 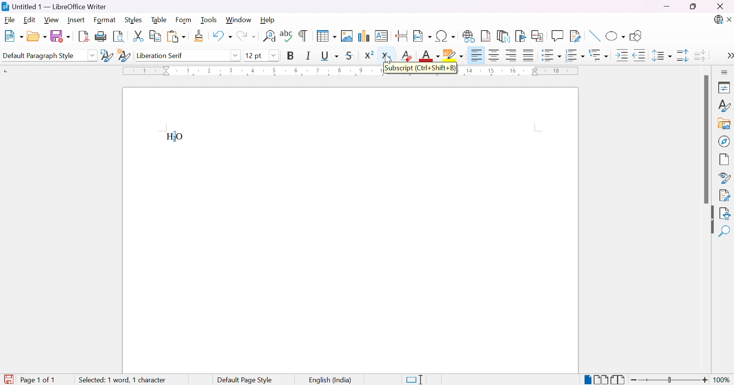 What do you see at coordinates (718, 20) in the screenshot?
I see `Updates available.` at bounding box center [718, 20].